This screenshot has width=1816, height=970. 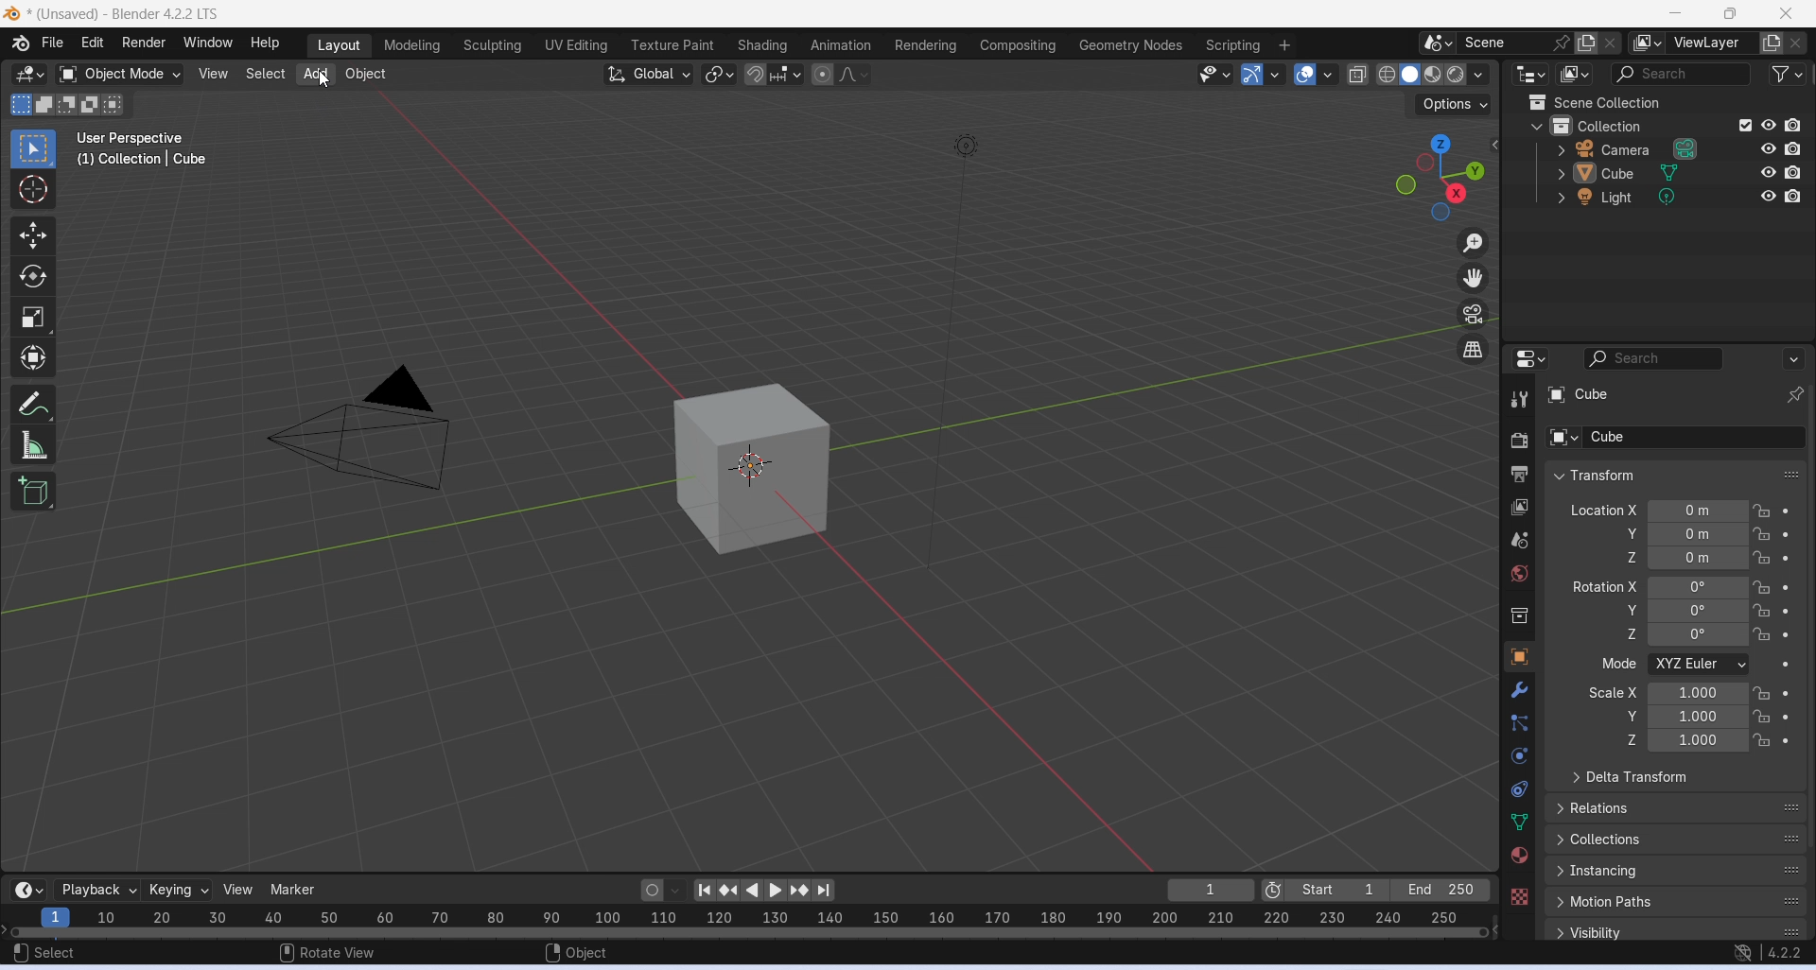 I want to click on mode, so click(x=1616, y=665).